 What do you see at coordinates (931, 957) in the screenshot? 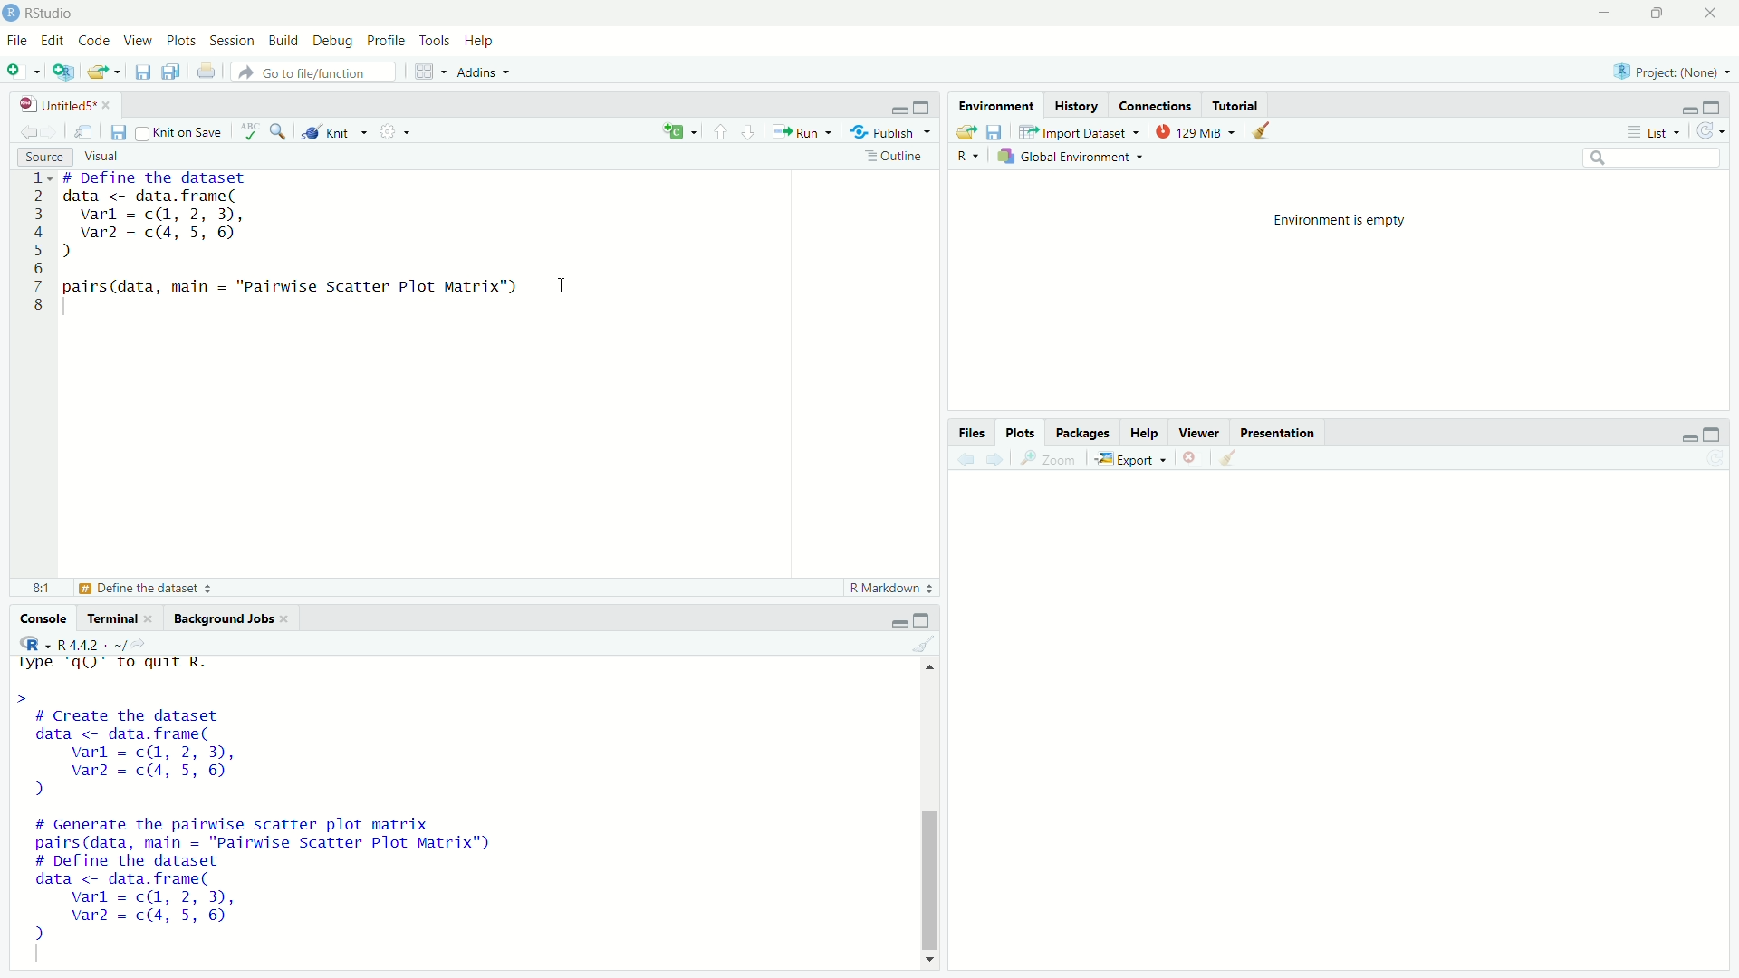
I see `Down` at bounding box center [931, 957].